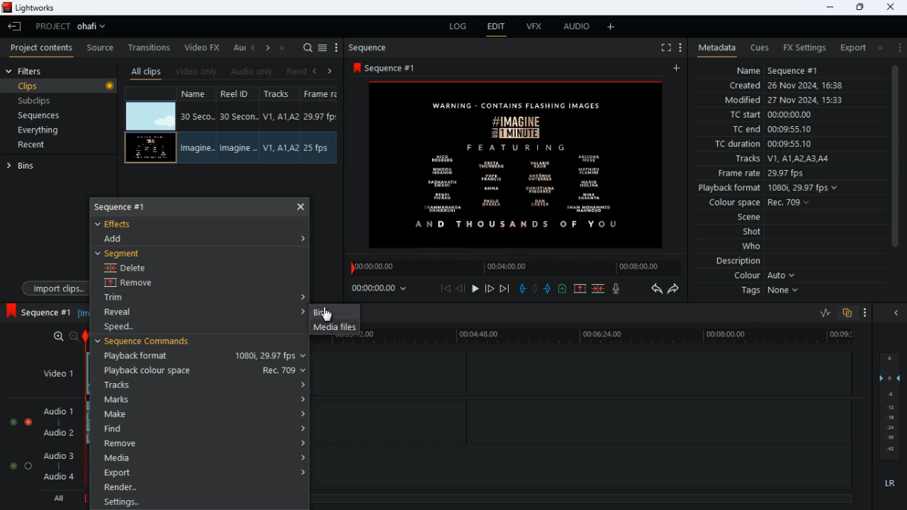  I want to click on zoom, so click(65, 336).